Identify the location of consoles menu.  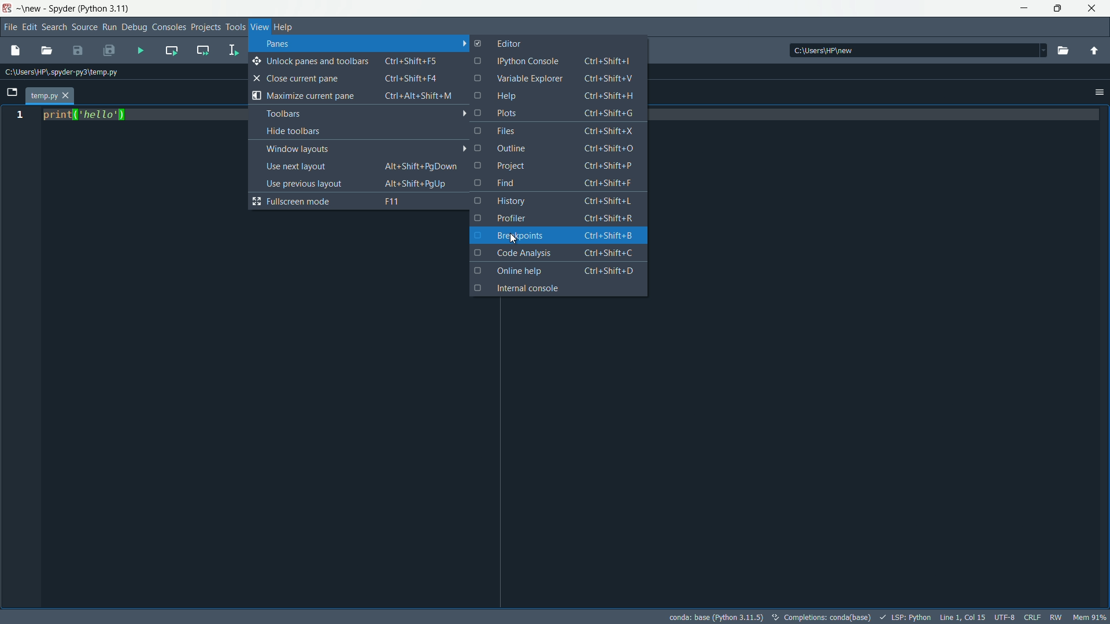
(169, 28).